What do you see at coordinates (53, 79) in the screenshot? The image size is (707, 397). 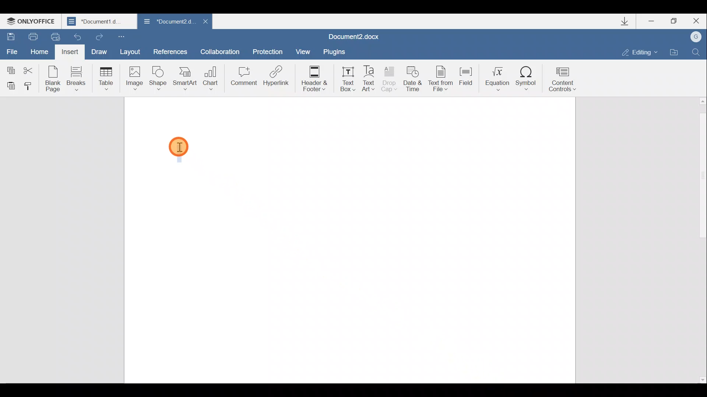 I see ` Blank page` at bounding box center [53, 79].